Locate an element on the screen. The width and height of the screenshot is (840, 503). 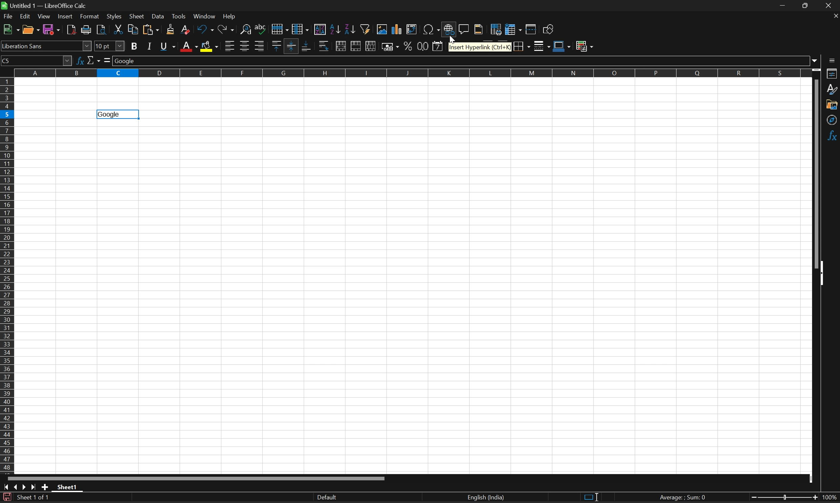
Font name is located at coordinates (46, 47).